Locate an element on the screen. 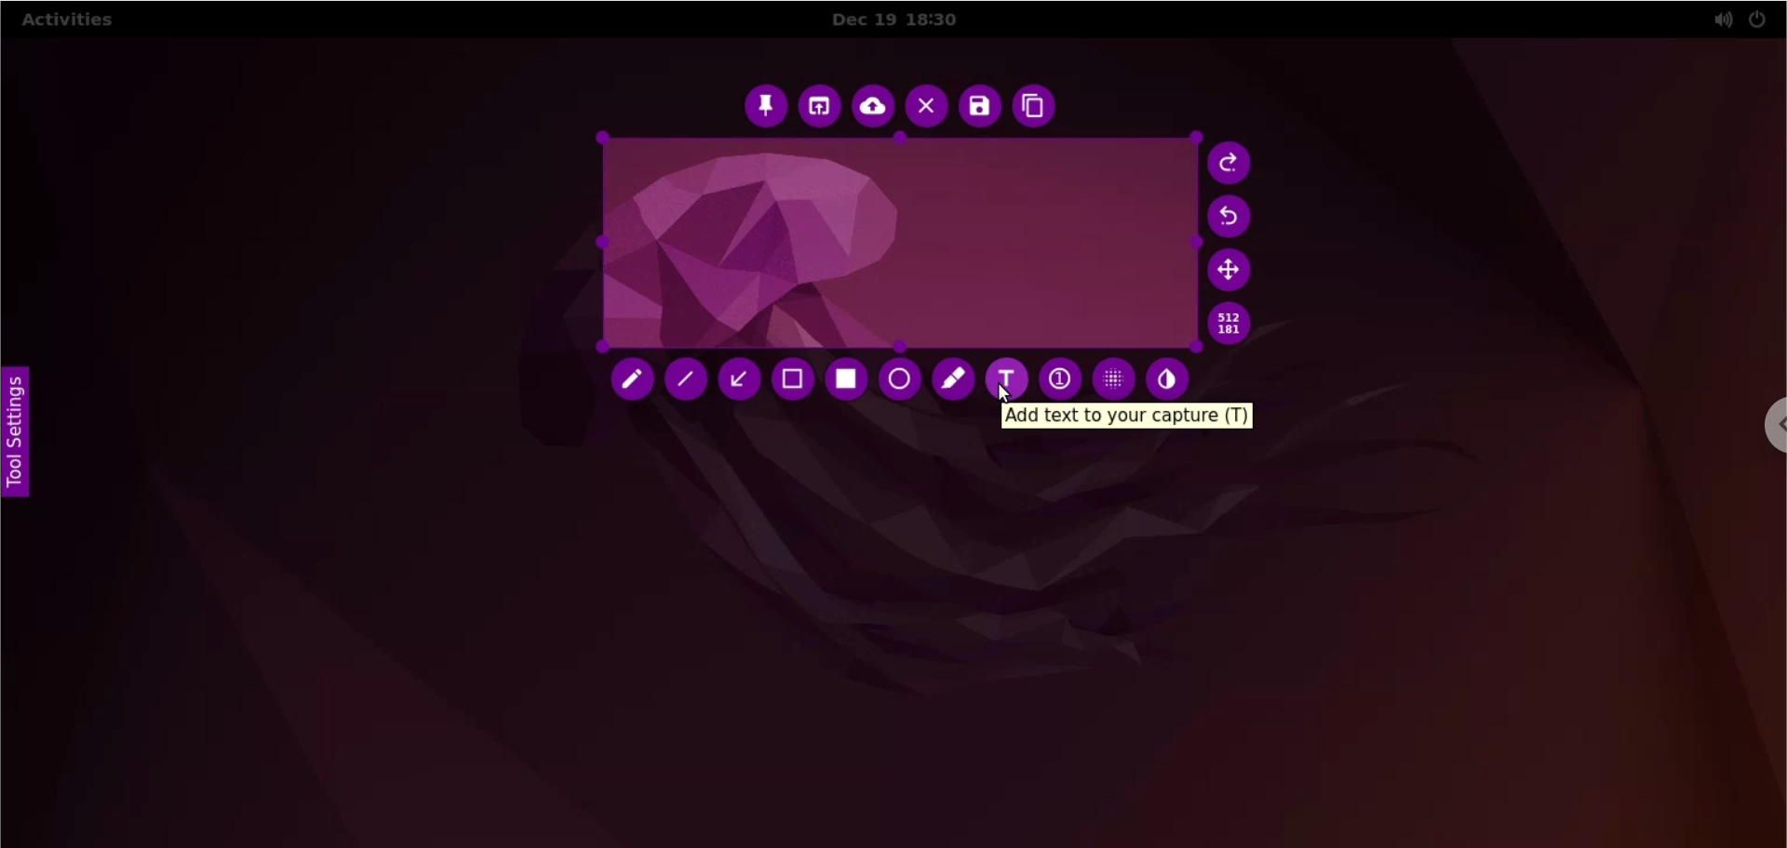 The height and width of the screenshot is (848, 1787). choose app to open screenshot is located at coordinates (819, 108).